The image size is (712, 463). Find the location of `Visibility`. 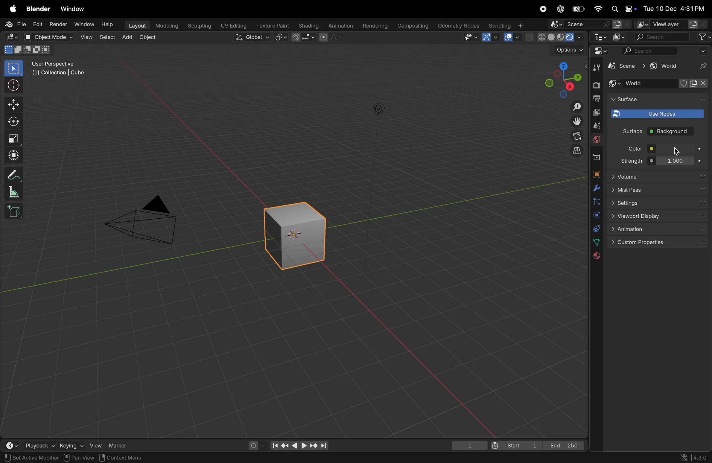

Visibility is located at coordinates (471, 37).